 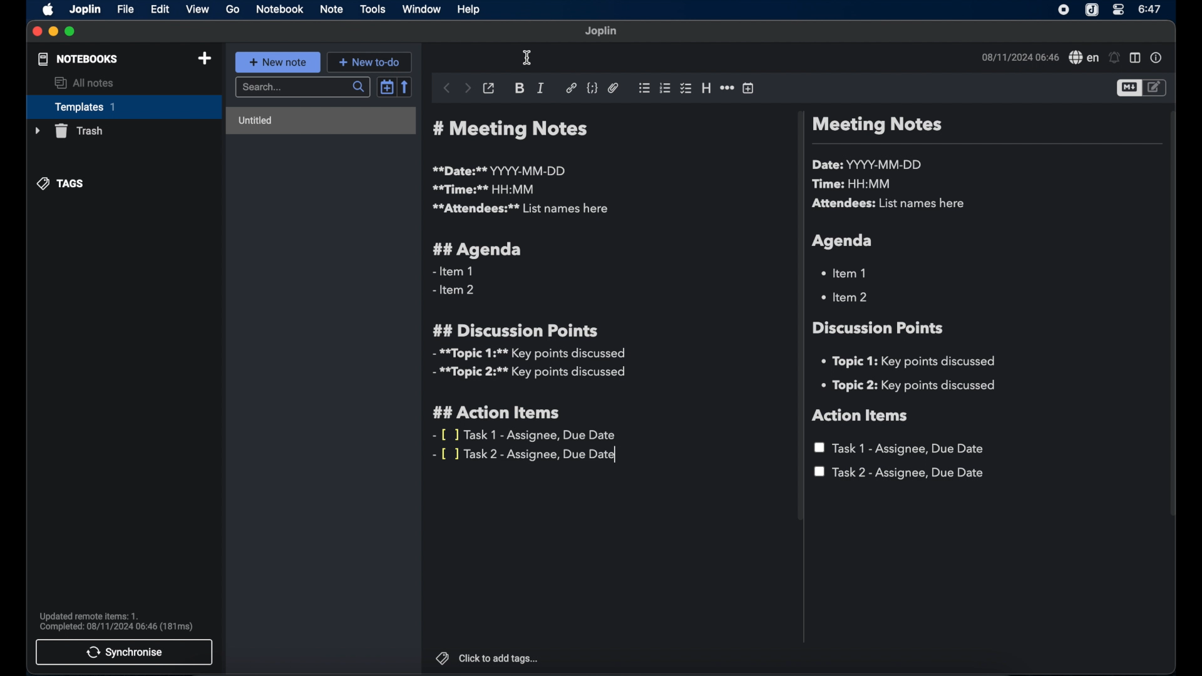 What do you see at coordinates (891, 204) in the screenshot?
I see `attendees: list names here` at bounding box center [891, 204].